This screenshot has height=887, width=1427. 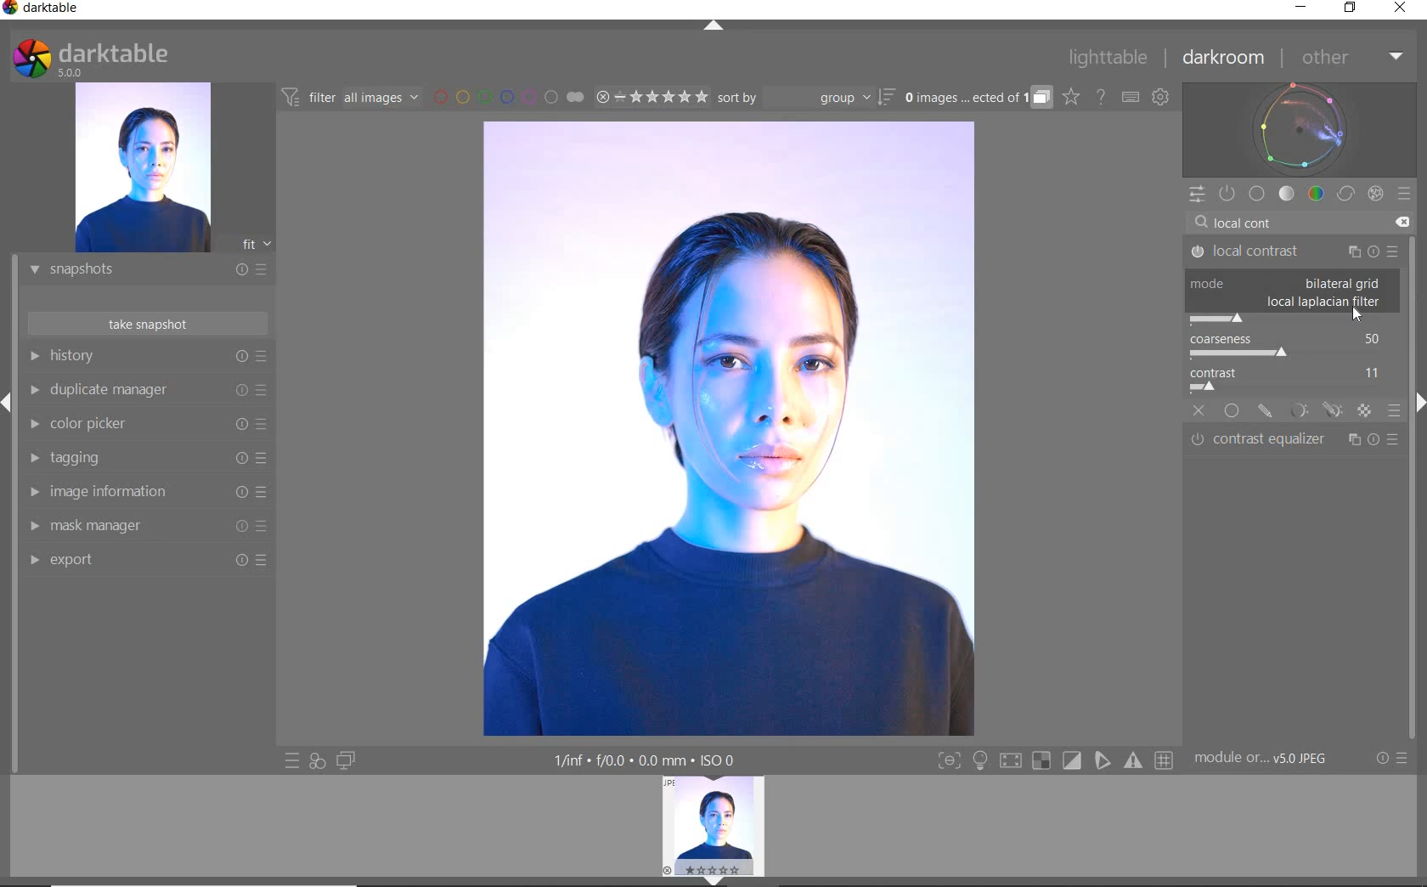 I want to click on TAKE SNAPSHOT, so click(x=146, y=323).